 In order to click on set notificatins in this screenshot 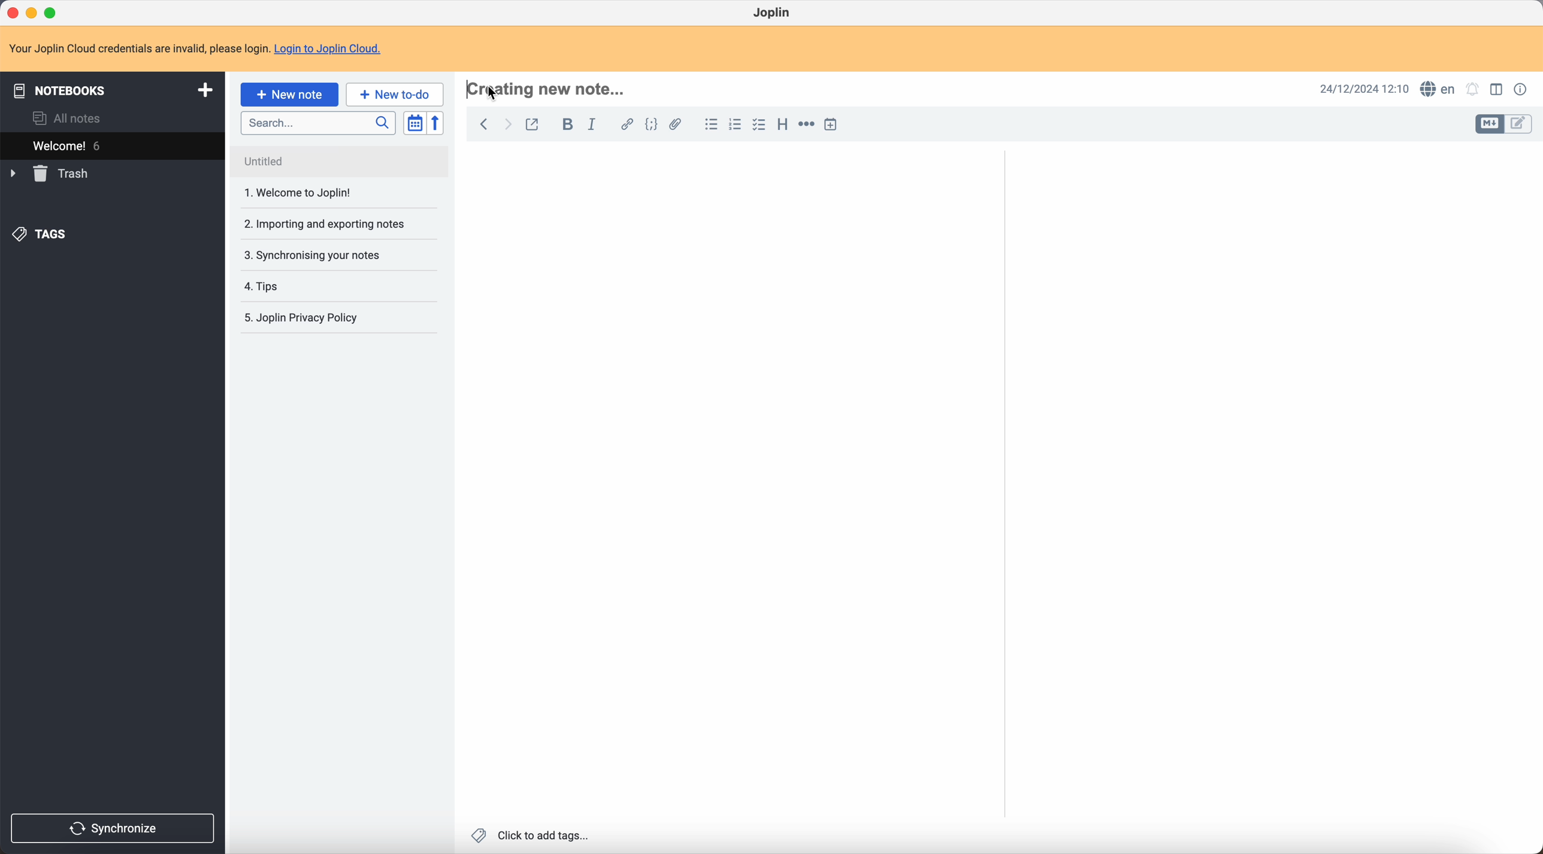, I will do `click(1473, 90)`.